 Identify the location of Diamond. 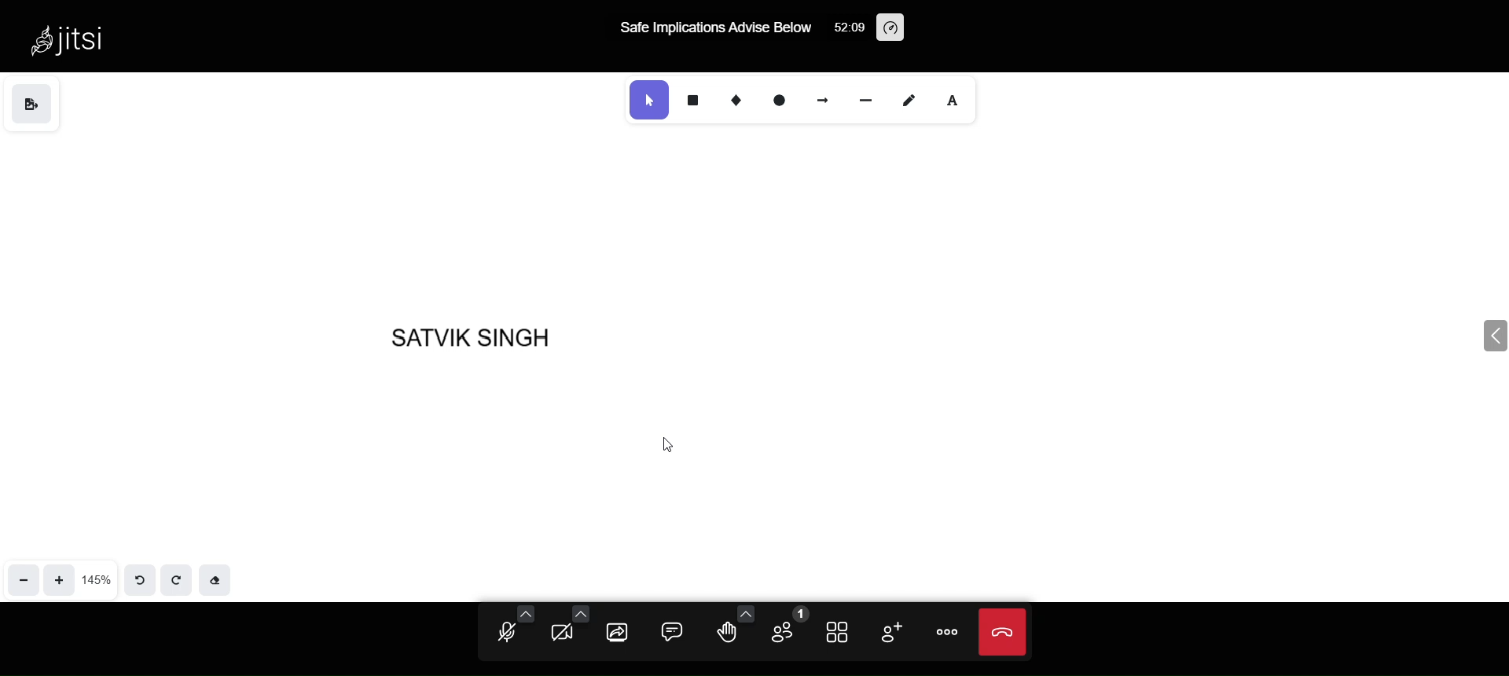
(740, 99).